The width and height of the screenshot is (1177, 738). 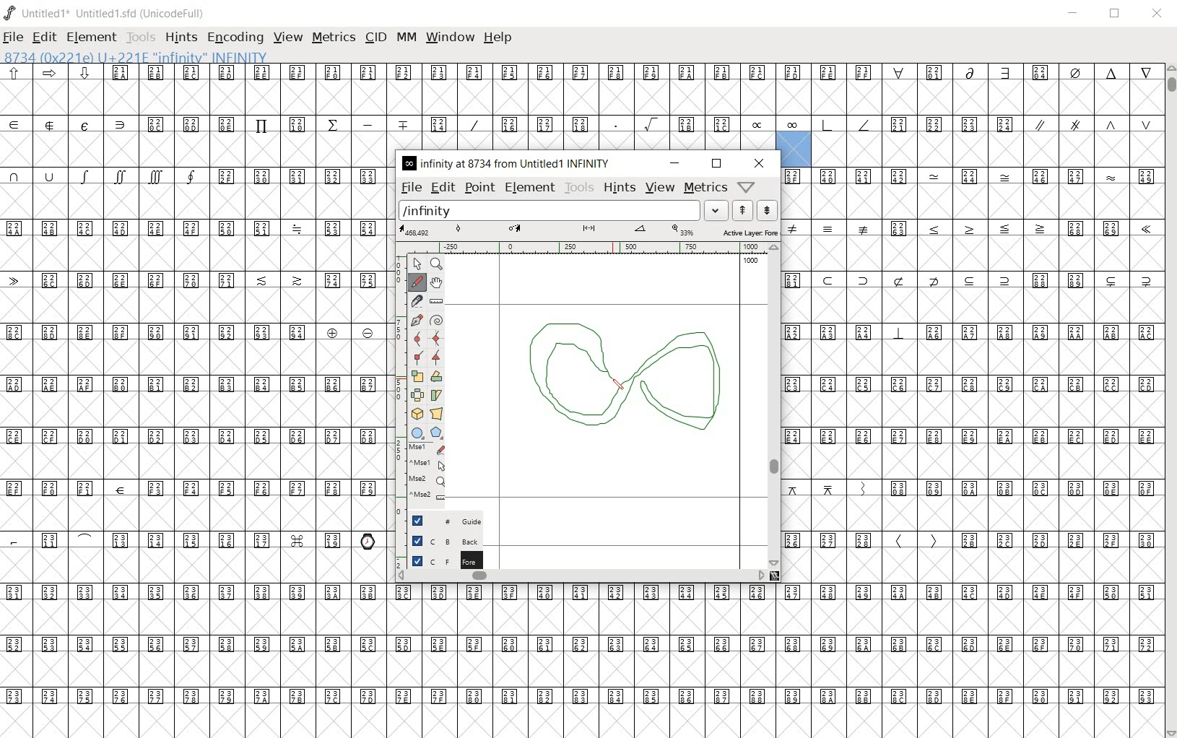 What do you see at coordinates (70, 123) in the screenshot?
I see `special symbols` at bounding box center [70, 123].